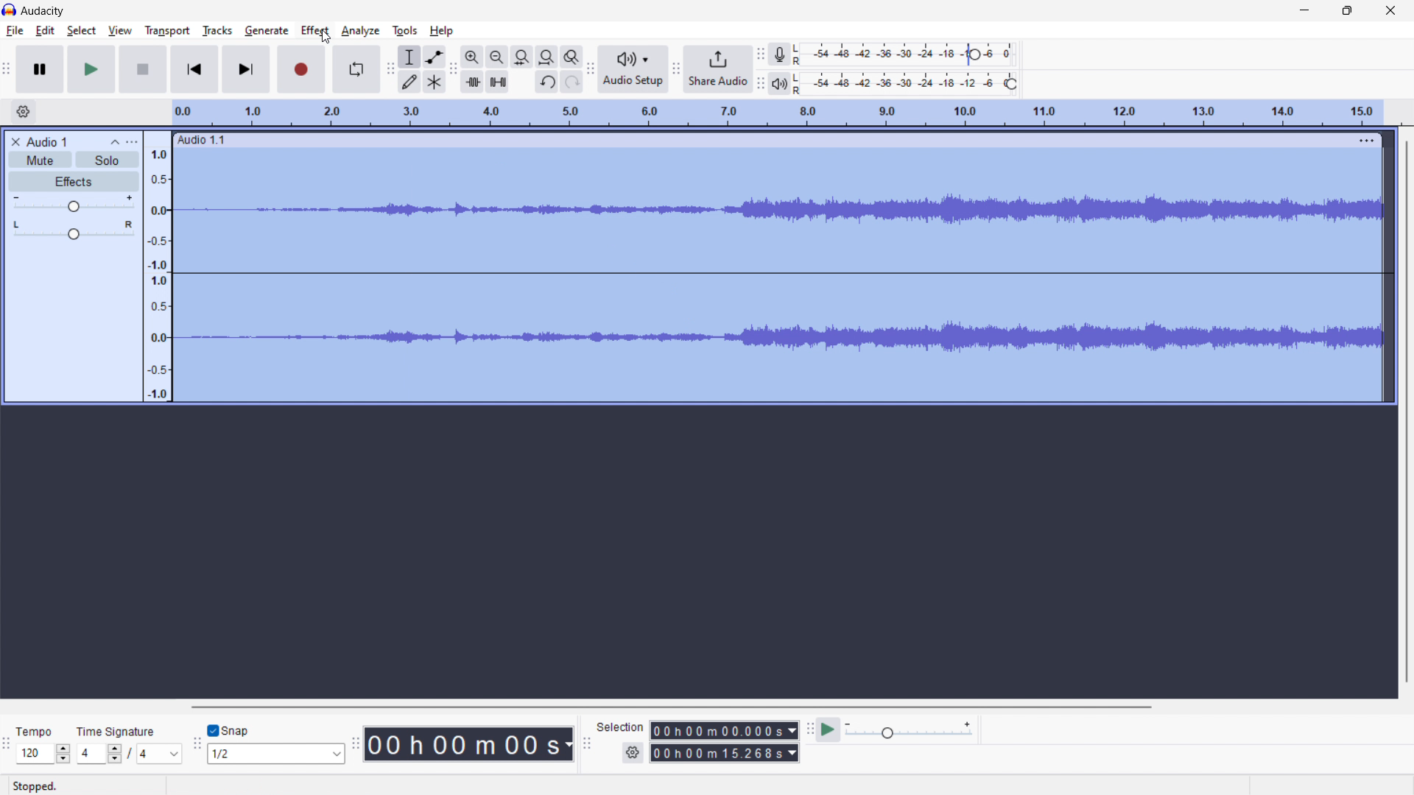 This screenshot has height=795, width=1414. I want to click on pause, so click(40, 70).